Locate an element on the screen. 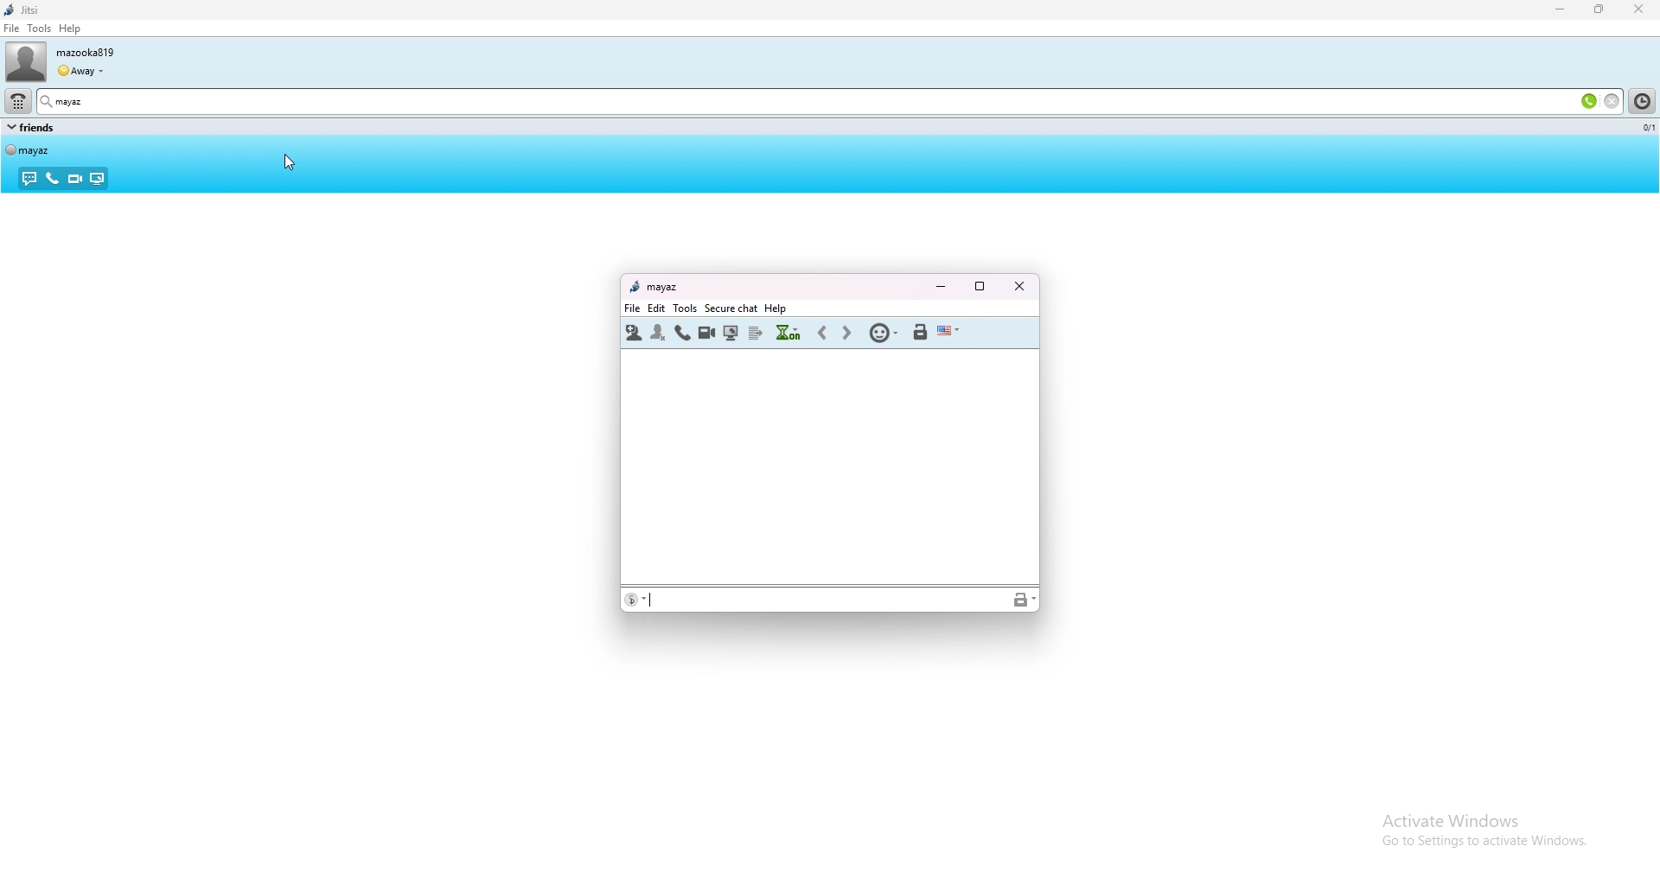 The image size is (1660, 890). previous is located at coordinates (824, 334).